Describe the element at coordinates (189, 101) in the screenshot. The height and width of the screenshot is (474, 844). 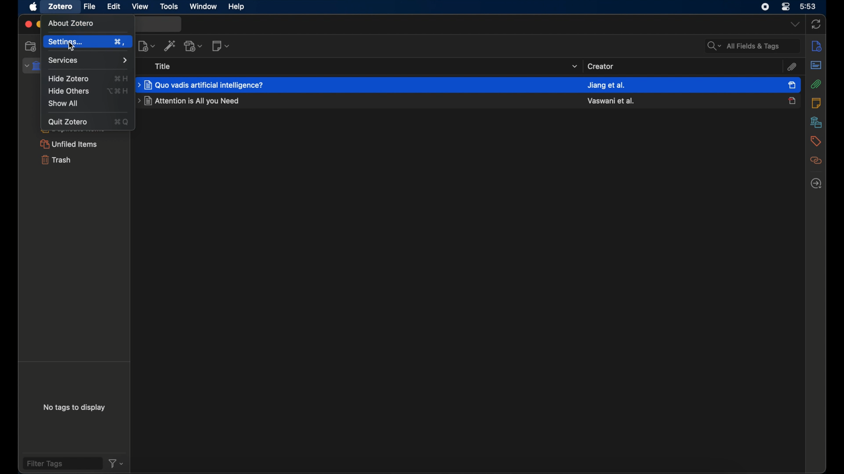
I see `journal title` at that location.